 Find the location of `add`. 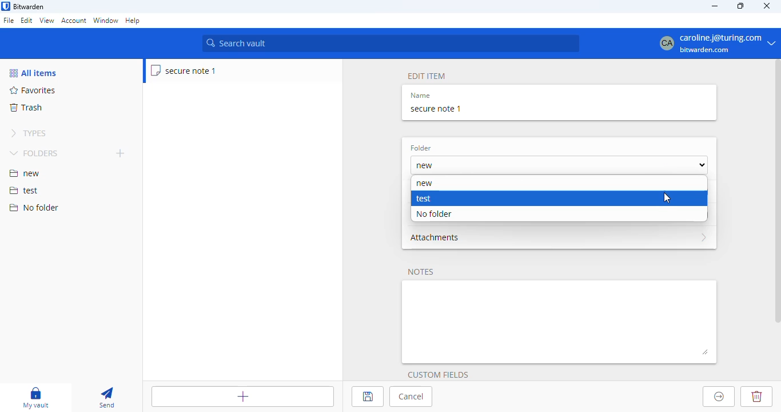

add is located at coordinates (121, 153).